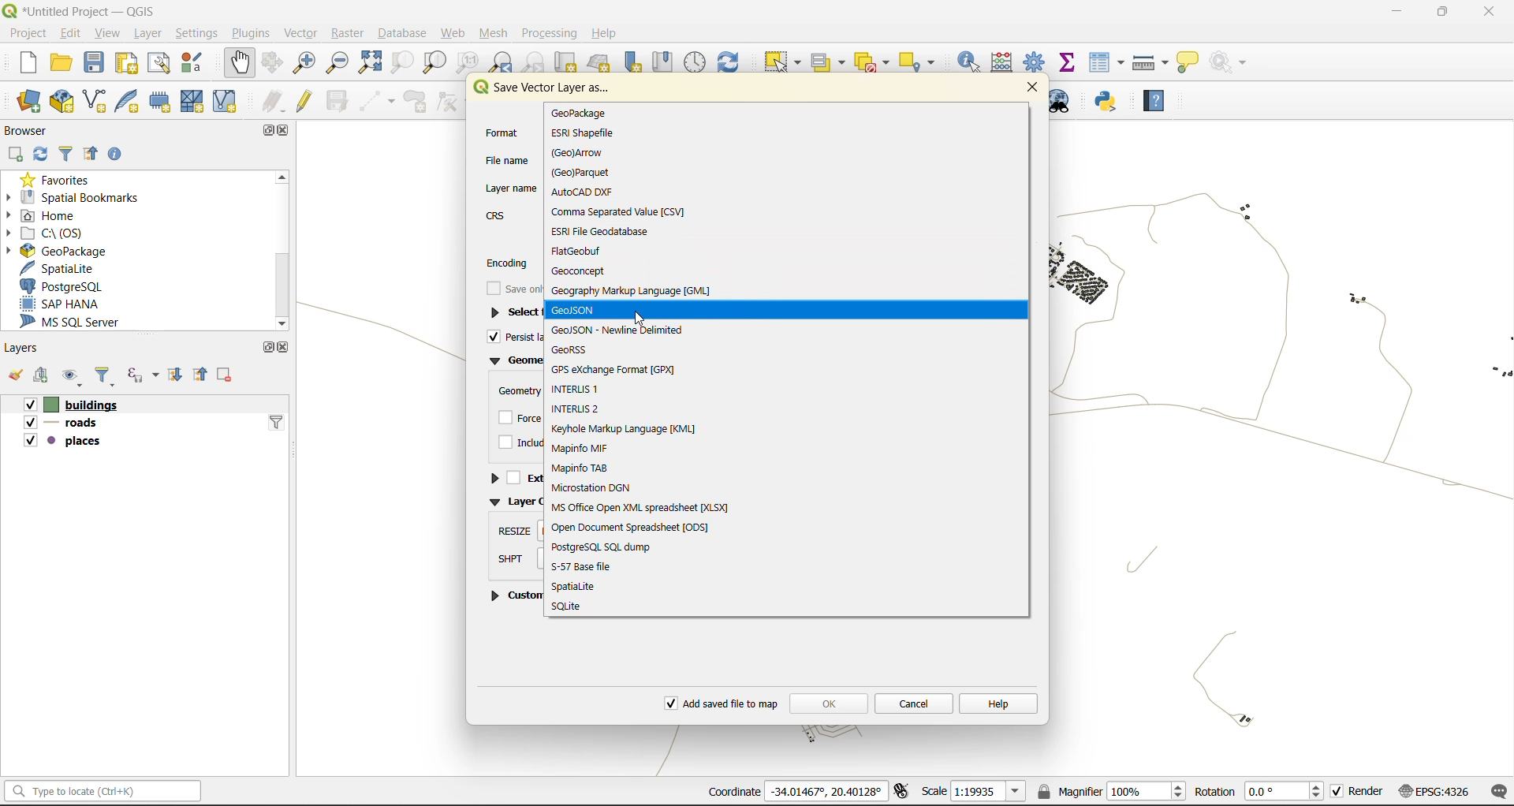 Image resolution: width=1514 pixels, height=806 pixels. I want to click on attributes table, so click(1106, 64).